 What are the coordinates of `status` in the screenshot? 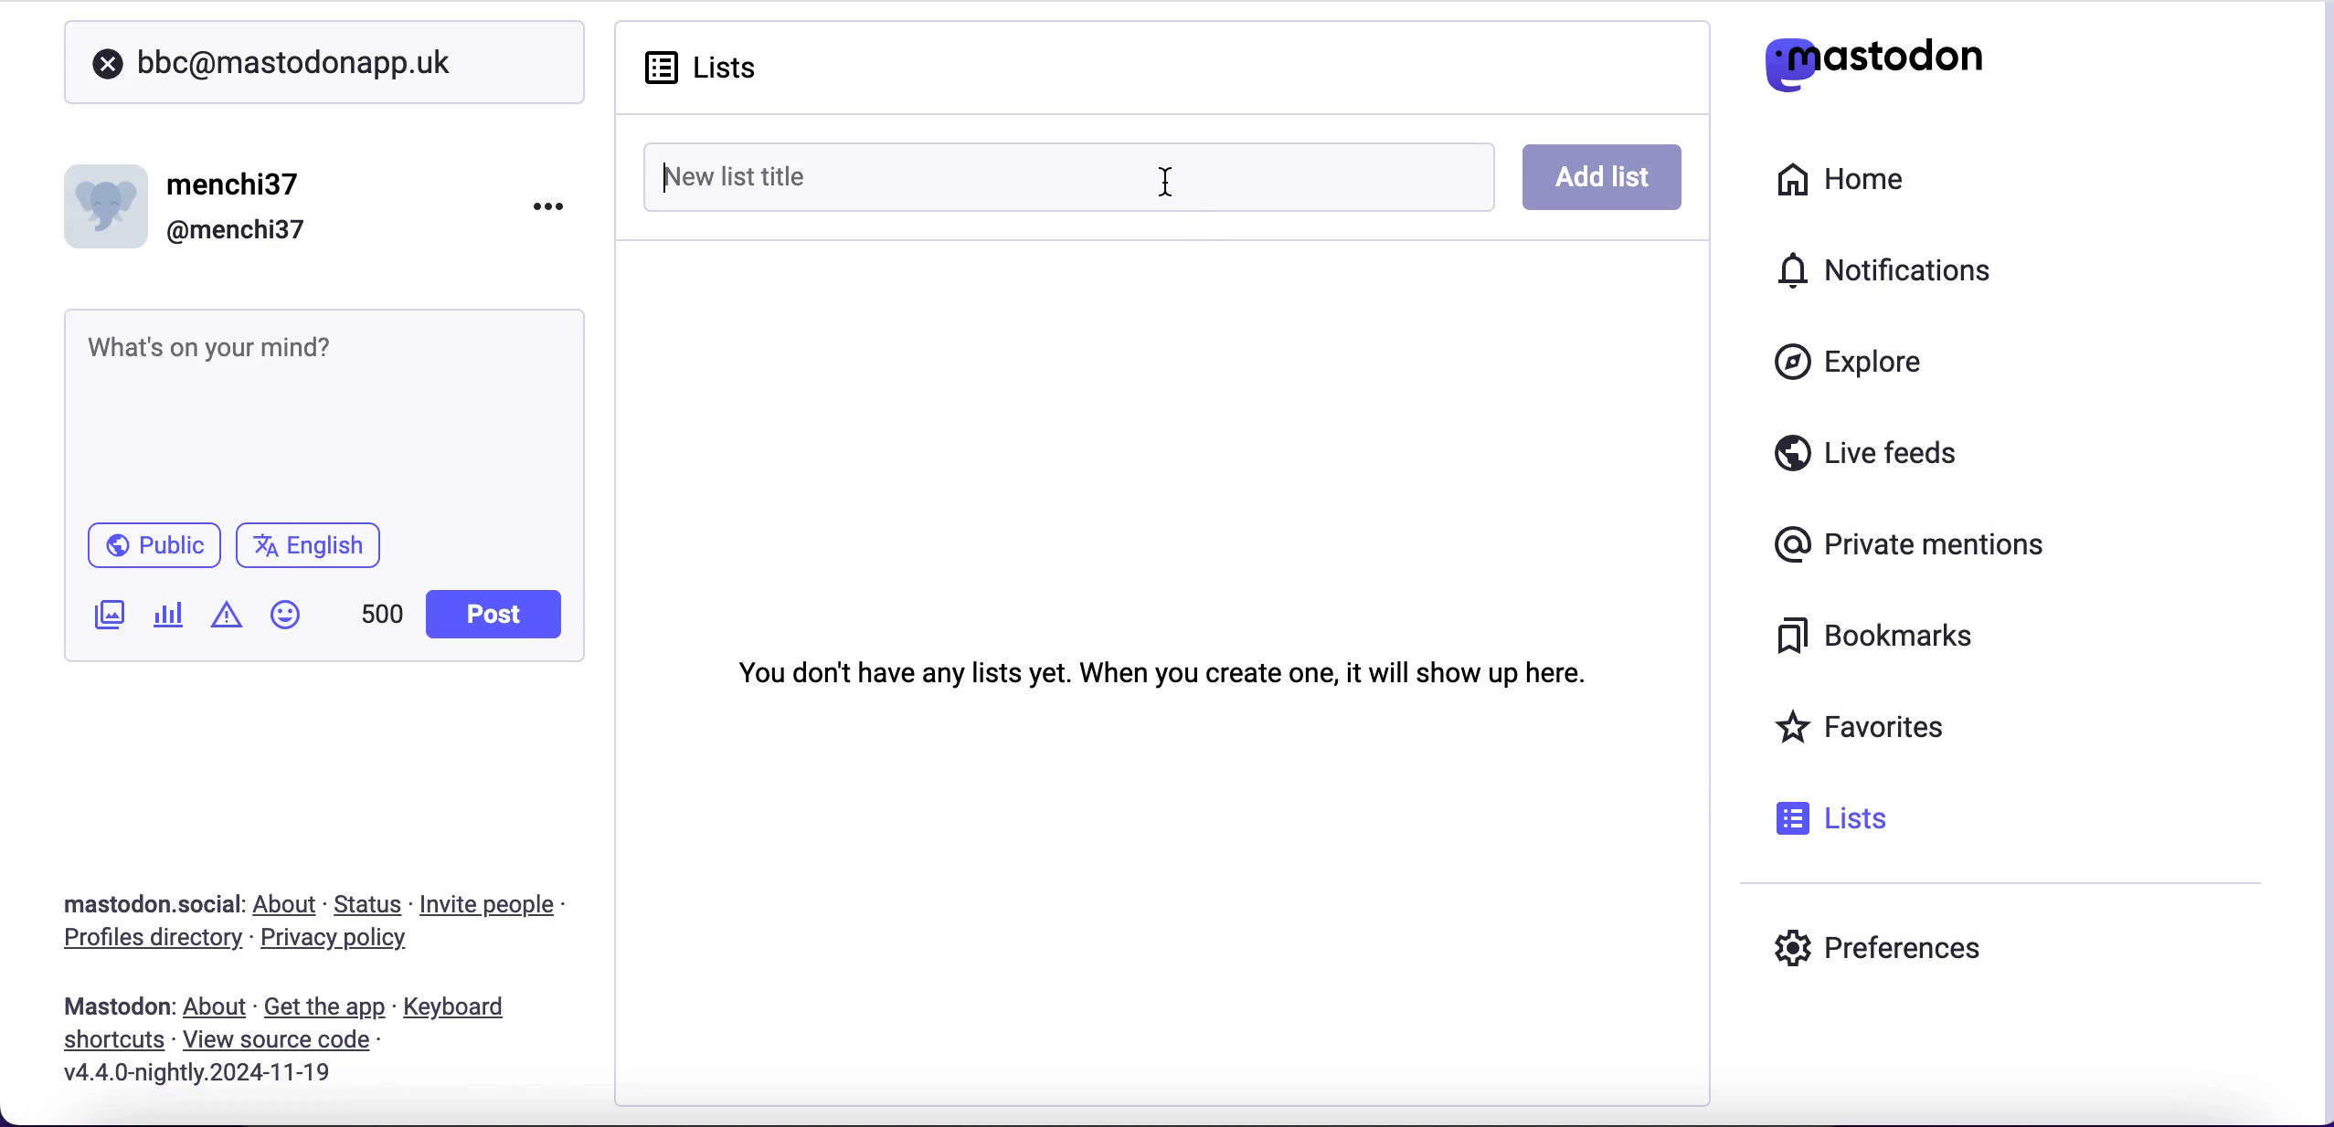 It's located at (370, 904).